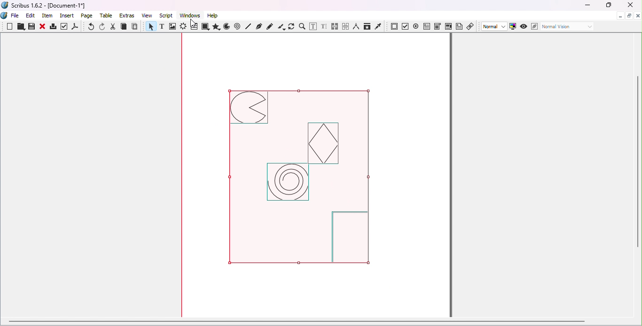 The height and width of the screenshot is (326, 642). I want to click on Cut, so click(113, 27).